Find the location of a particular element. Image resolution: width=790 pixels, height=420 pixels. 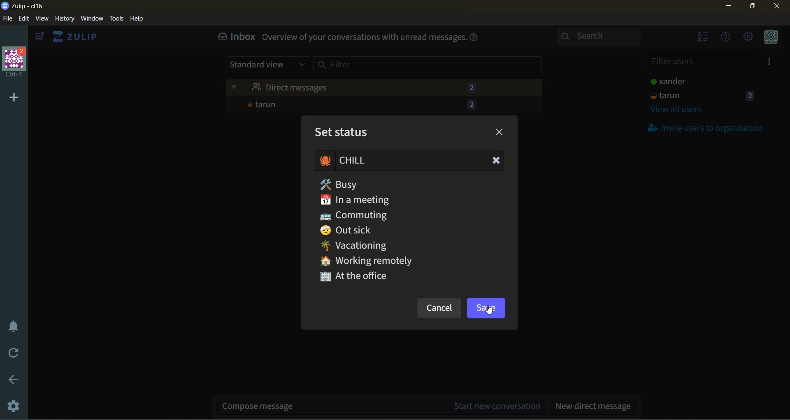

hide sidebar  is located at coordinates (38, 35).